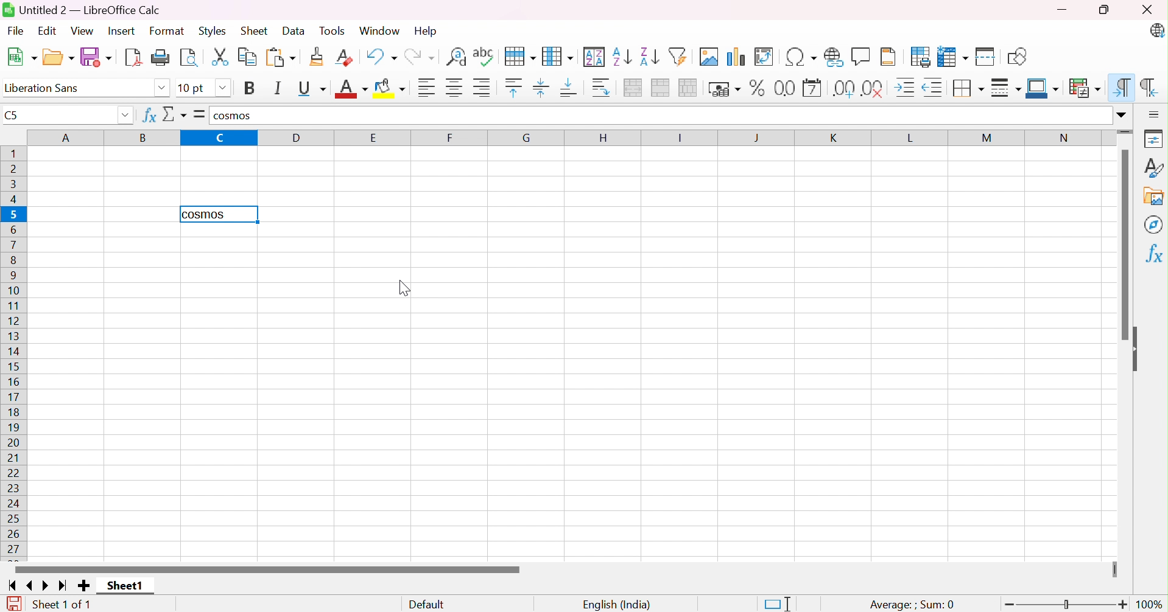 The image size is (1168, 612). I want to click on Bold, so click(252, 88).